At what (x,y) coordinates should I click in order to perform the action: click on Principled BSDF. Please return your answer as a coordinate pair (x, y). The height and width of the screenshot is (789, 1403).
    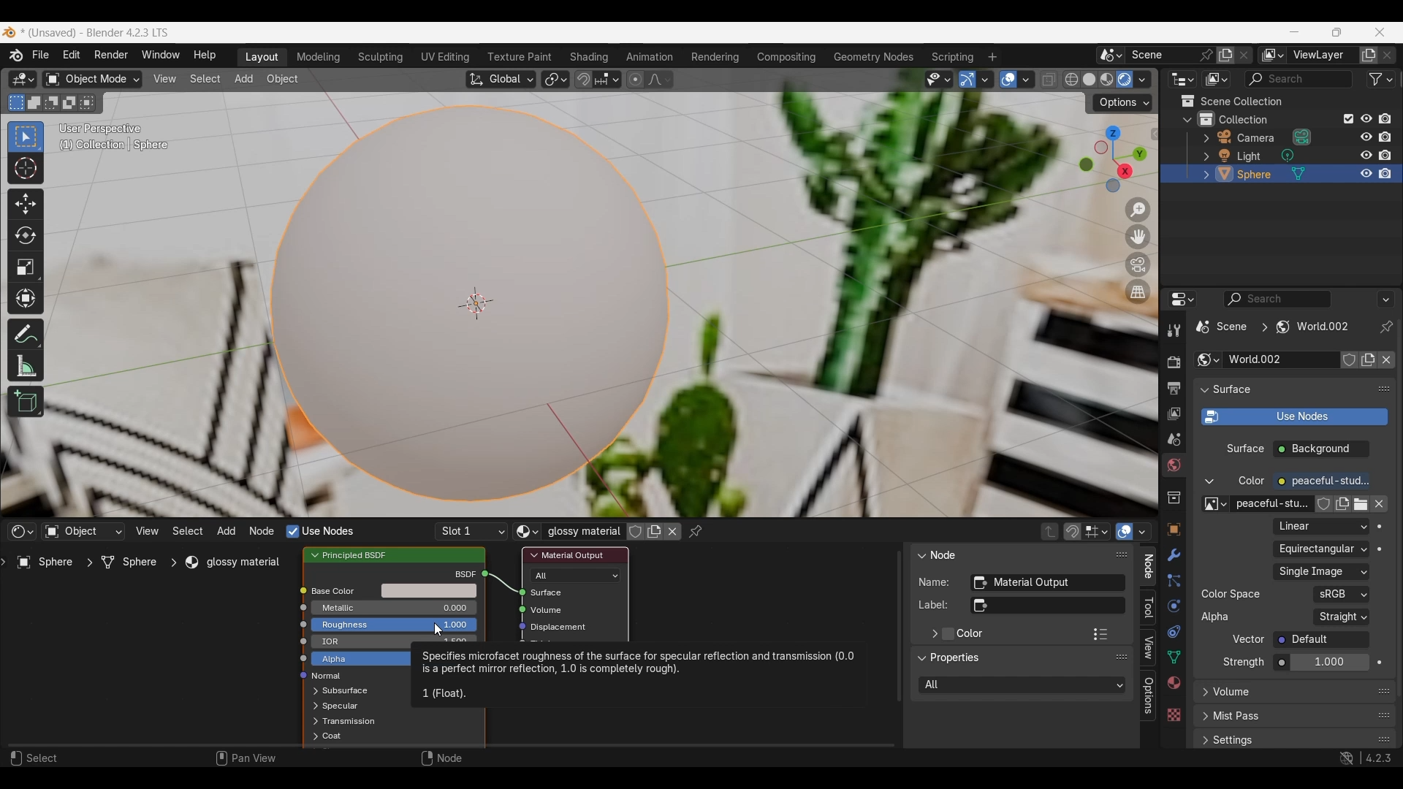
    Looking at the image, I should click on (362, 554).